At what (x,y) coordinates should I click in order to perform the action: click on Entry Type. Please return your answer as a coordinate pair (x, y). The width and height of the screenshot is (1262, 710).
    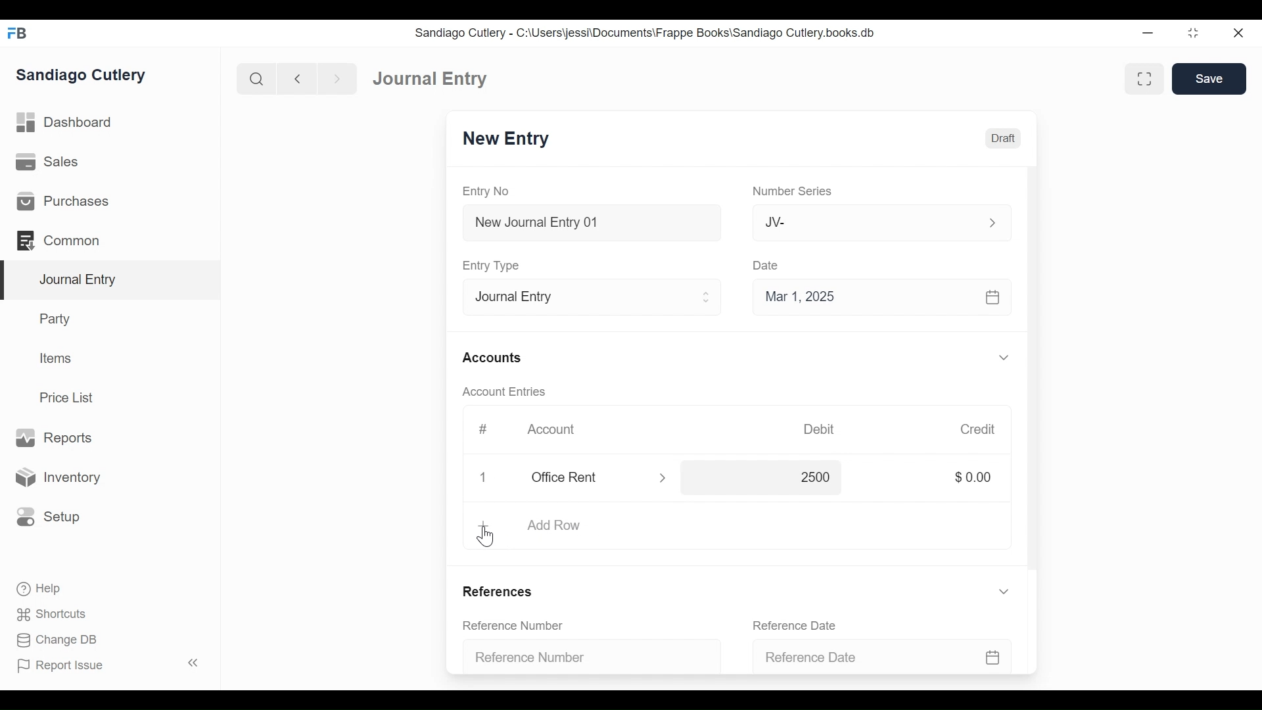
    Looking at the image, I should click on (490, 265).